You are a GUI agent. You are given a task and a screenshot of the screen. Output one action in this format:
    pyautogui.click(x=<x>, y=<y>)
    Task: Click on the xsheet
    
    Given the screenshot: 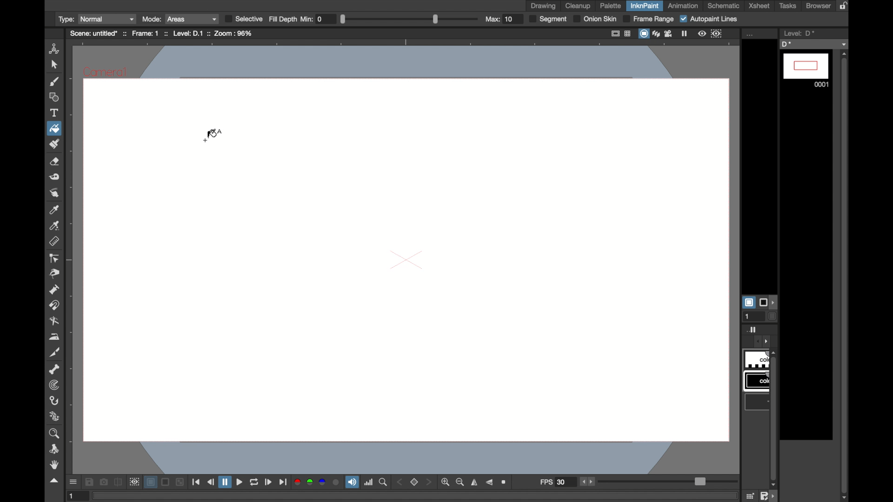 What is the action you would take?
    pyautogui.click(x=760, y=6)
    